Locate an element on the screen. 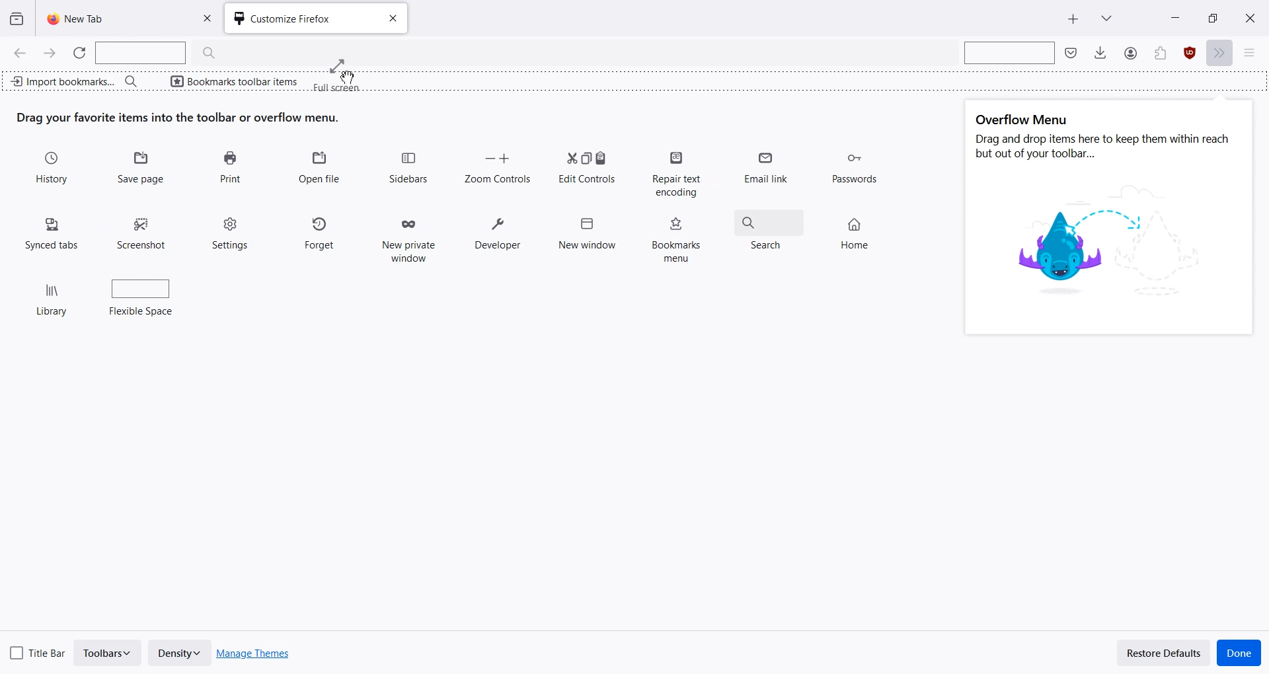 This screenshot has height=674, width=1269. Save Page is located at coordinates (143, 168).